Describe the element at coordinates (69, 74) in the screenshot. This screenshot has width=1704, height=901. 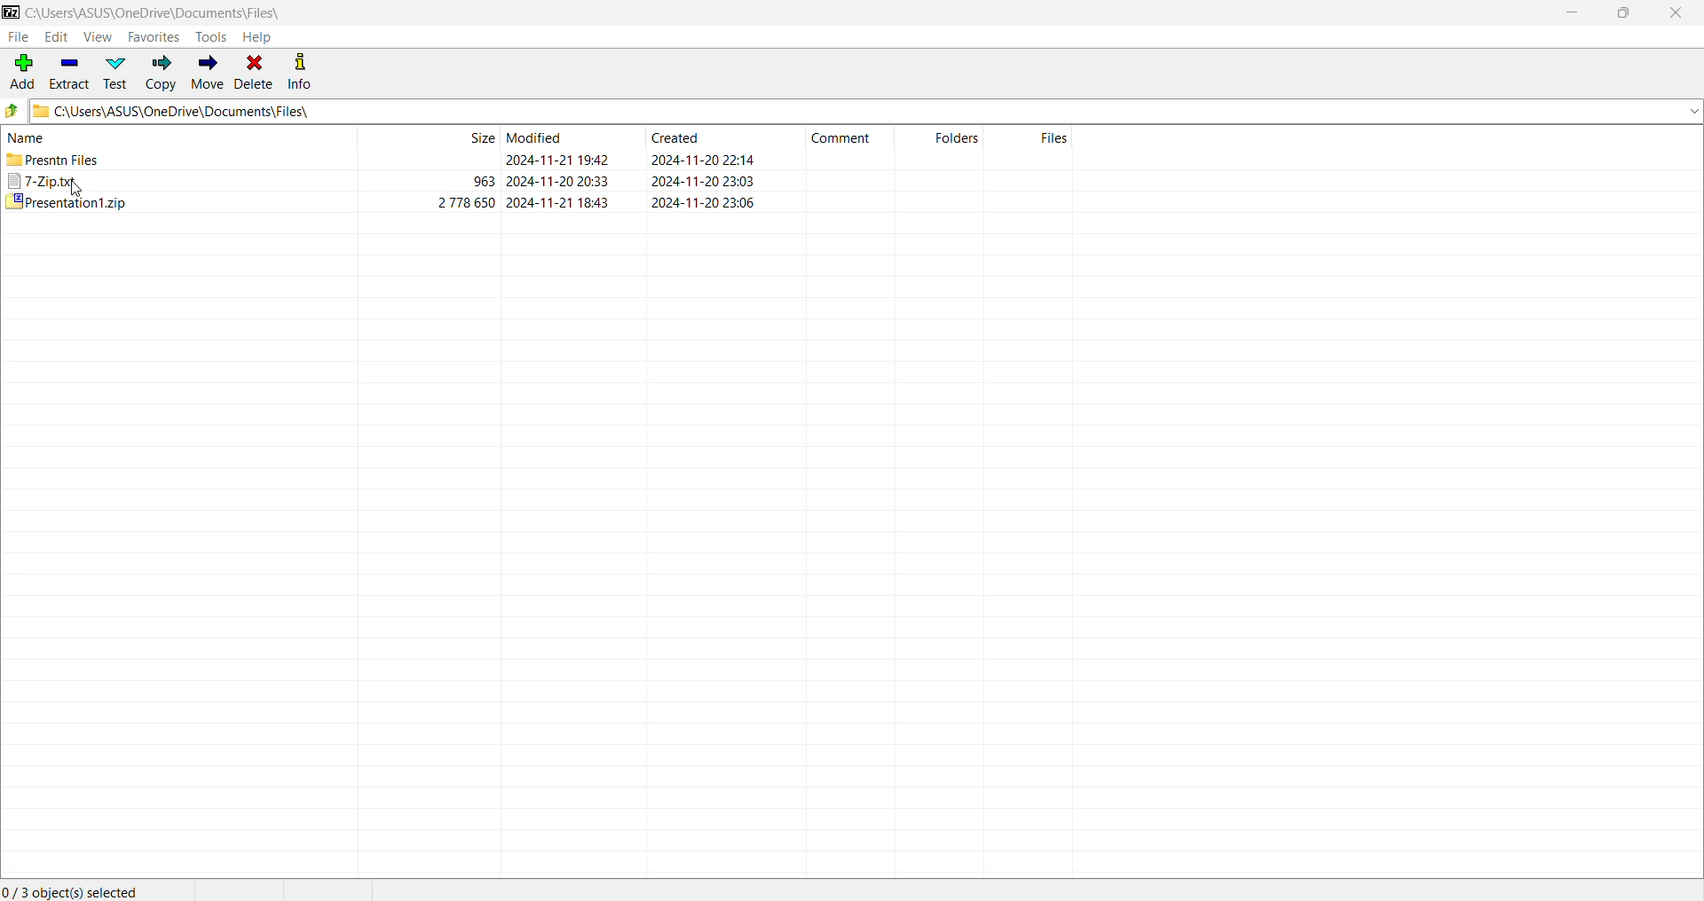
I see `Extract` at that location.